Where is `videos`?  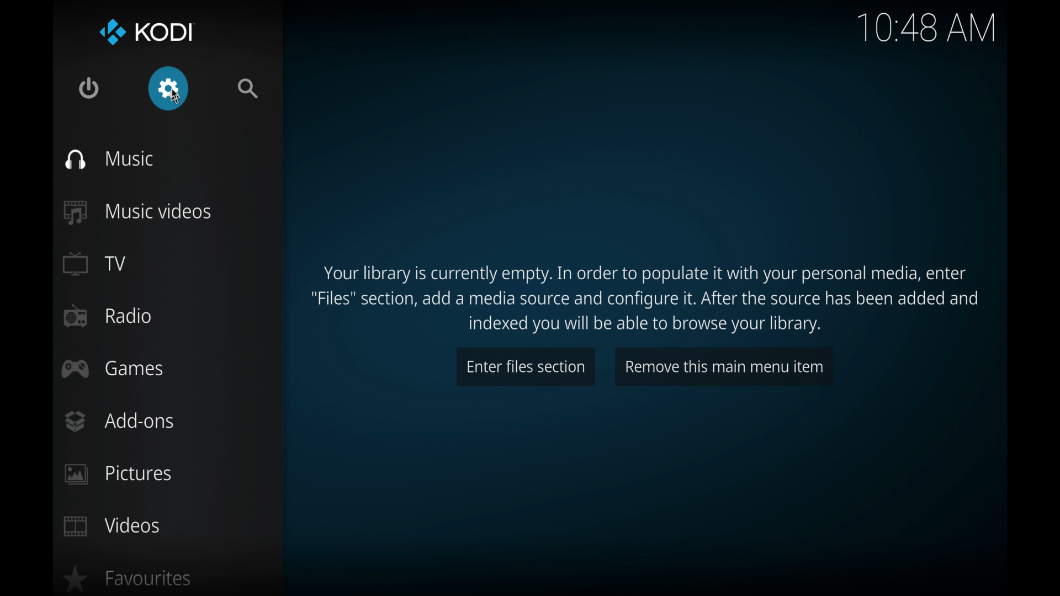 videos is located at coordinates (112, 526).